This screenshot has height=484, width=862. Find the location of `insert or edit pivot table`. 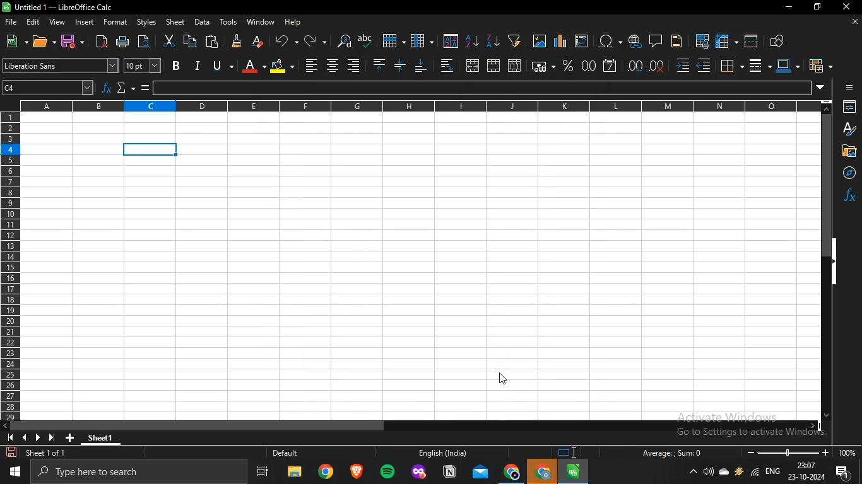

insert or edit pivot table is located at coordinates (581, 40).